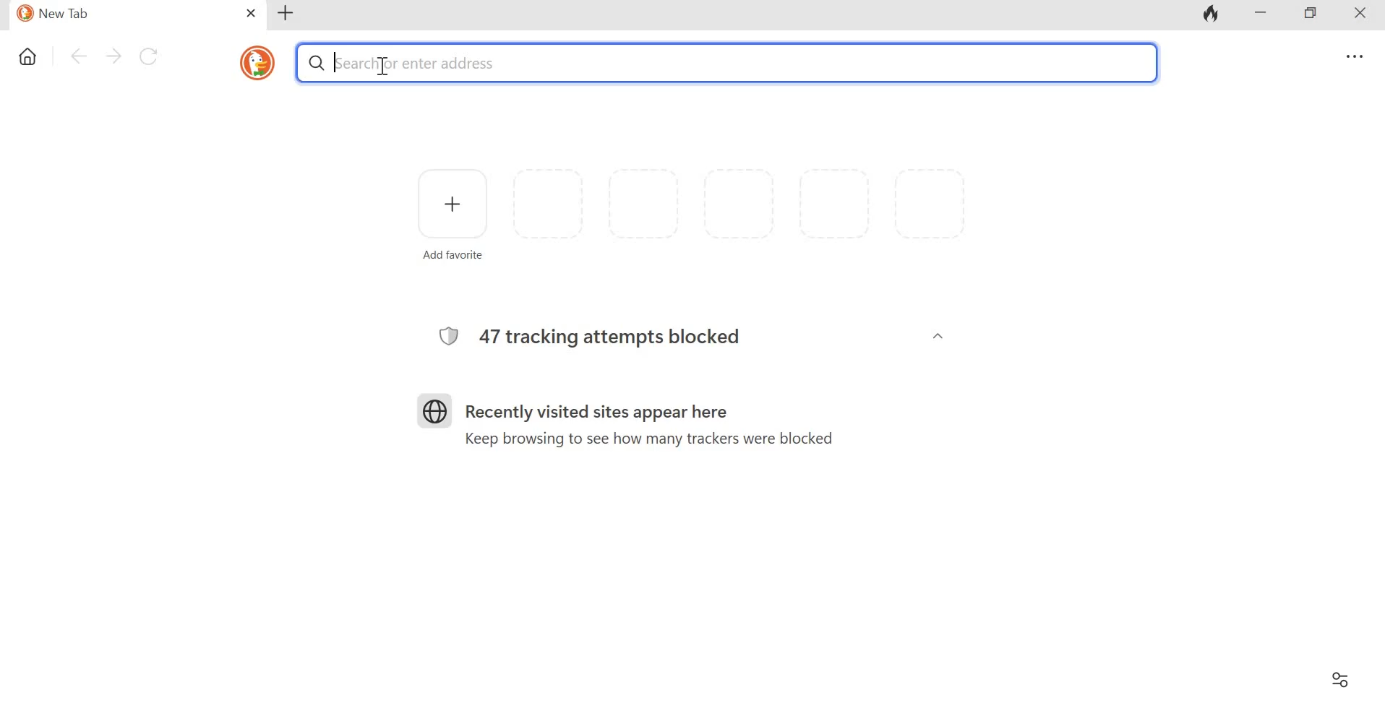 The image size is (1385, 724). I want to click on Go back one page, so click(79, 55).